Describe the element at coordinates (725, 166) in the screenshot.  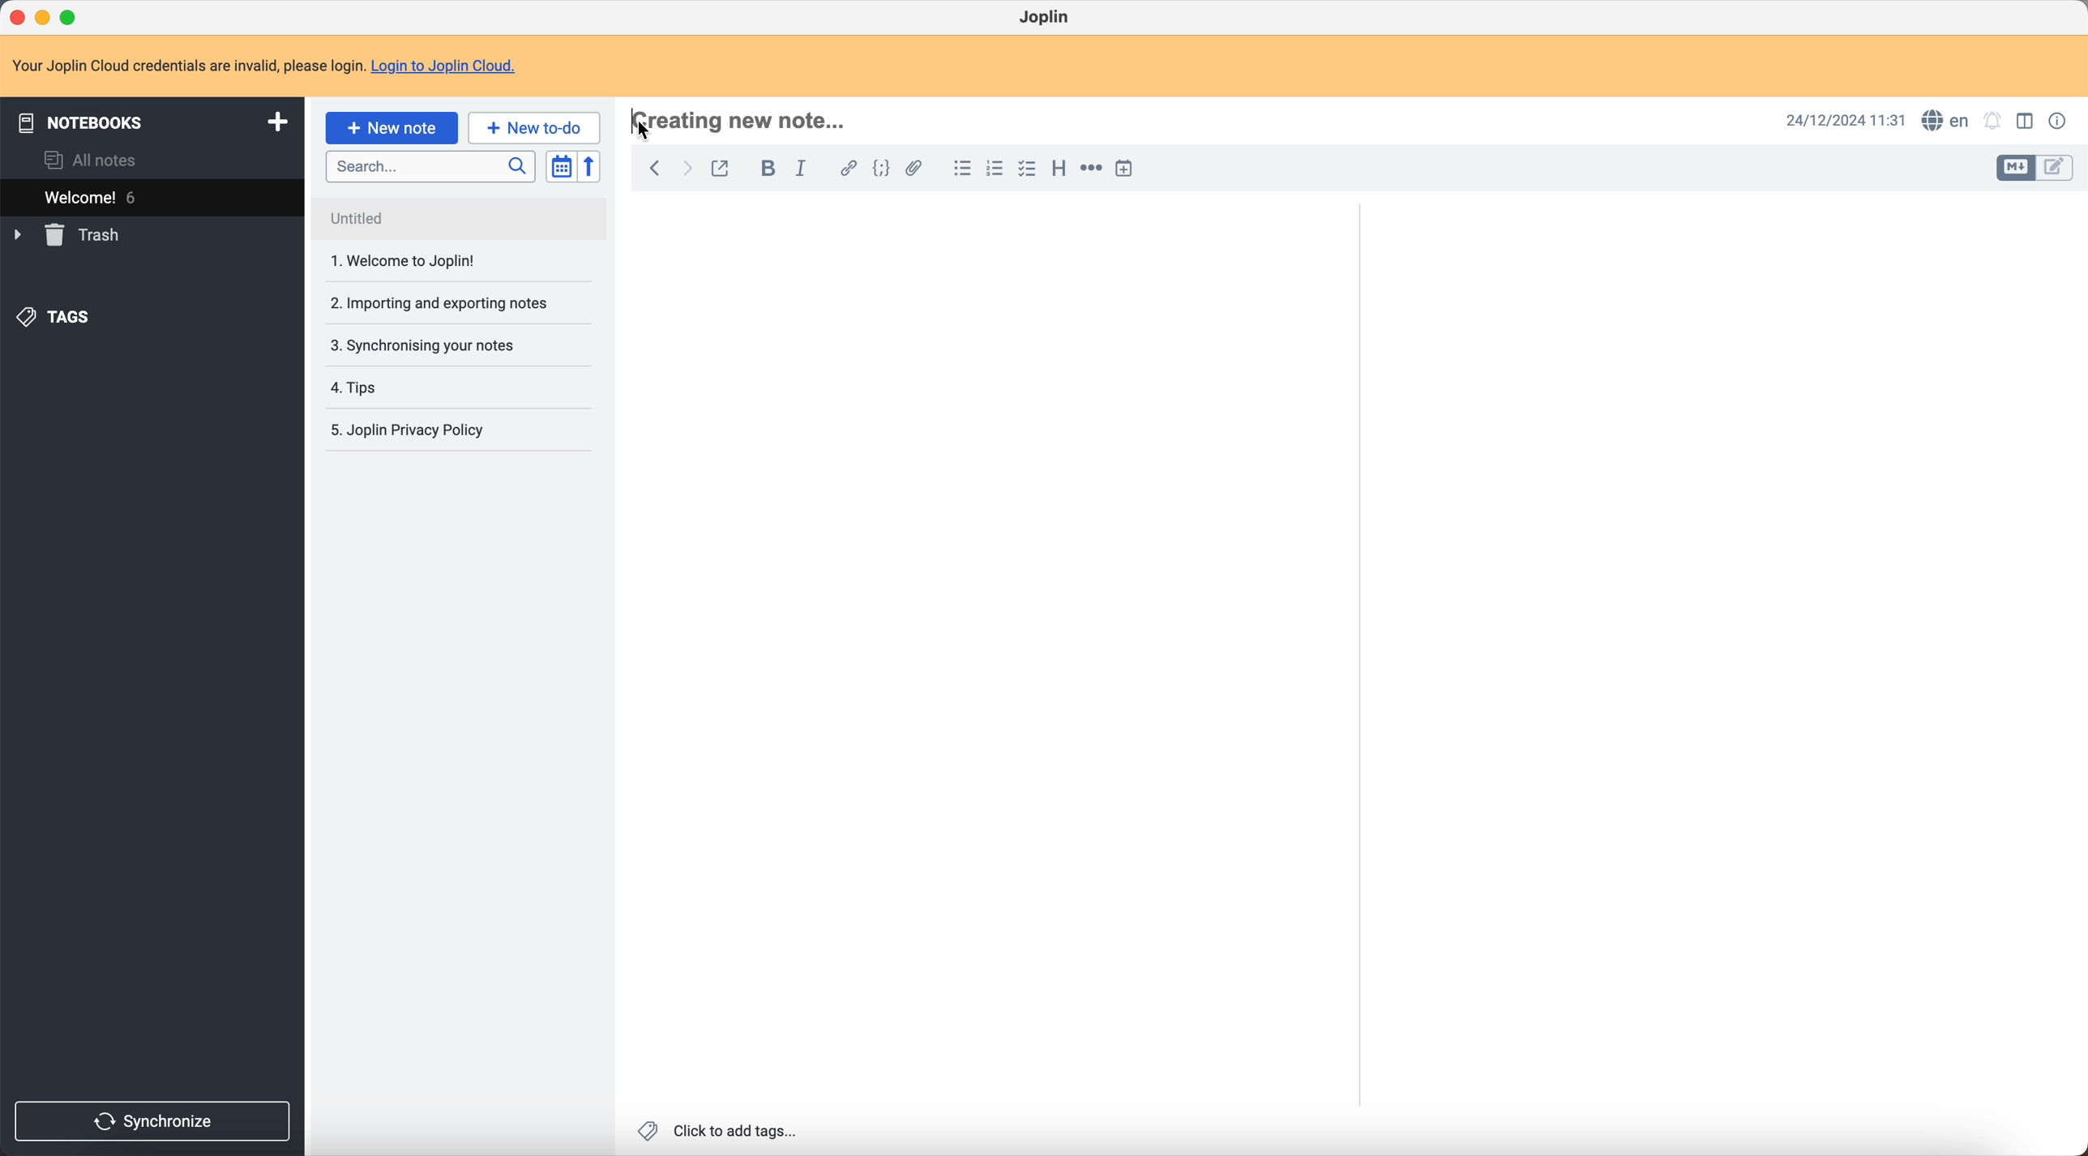
I see `toggle external editing` at that location.